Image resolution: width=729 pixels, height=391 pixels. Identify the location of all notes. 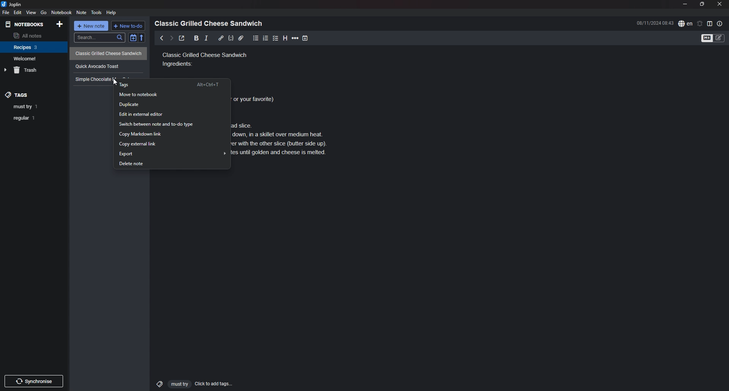
(33, 35).